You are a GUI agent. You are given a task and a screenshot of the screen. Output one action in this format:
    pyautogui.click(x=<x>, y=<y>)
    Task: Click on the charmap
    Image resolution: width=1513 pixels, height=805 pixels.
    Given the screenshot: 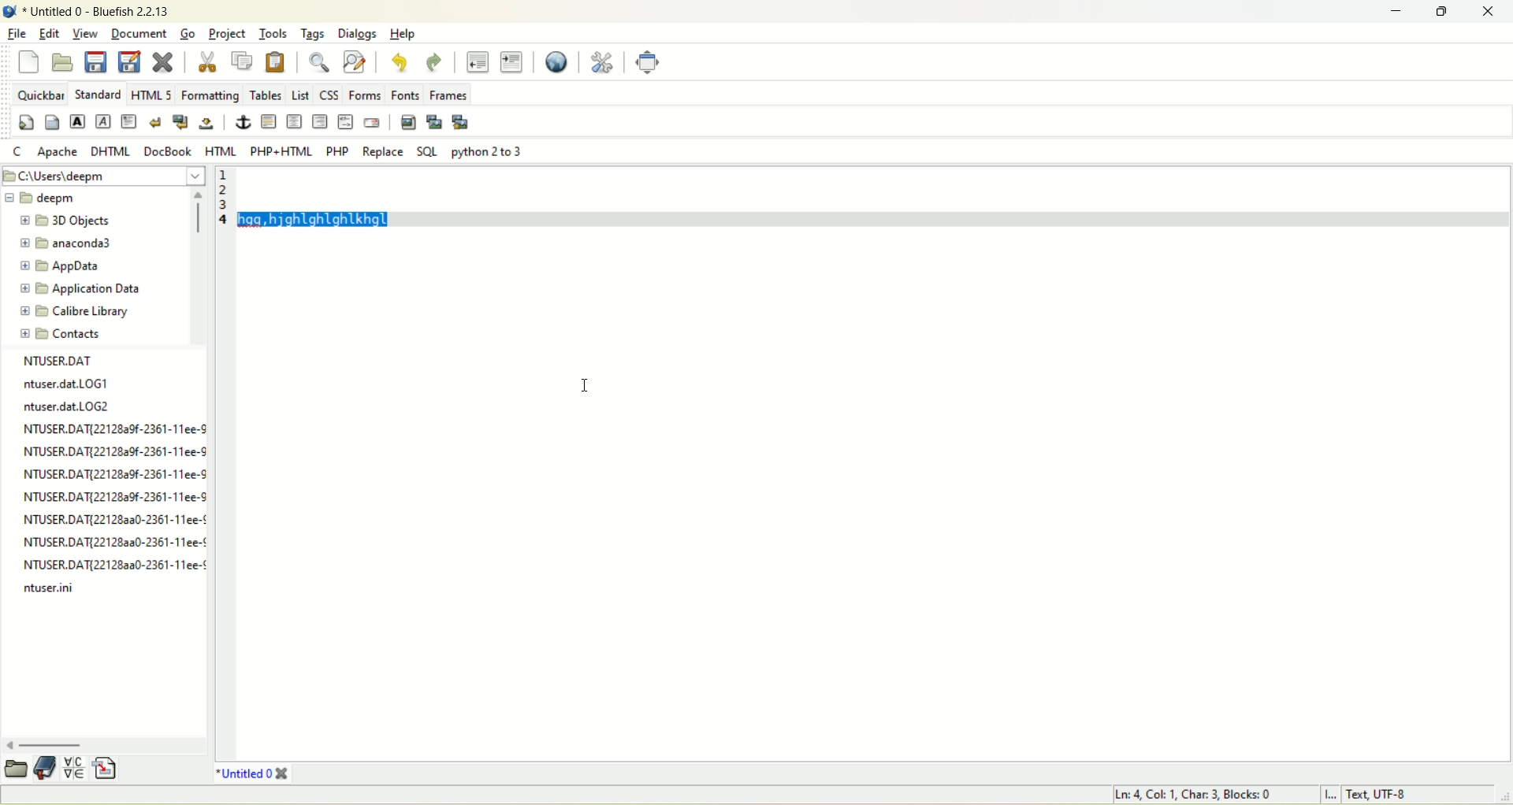 What is the action you would take?
    pyautogui.click(x=75, y=768)
    